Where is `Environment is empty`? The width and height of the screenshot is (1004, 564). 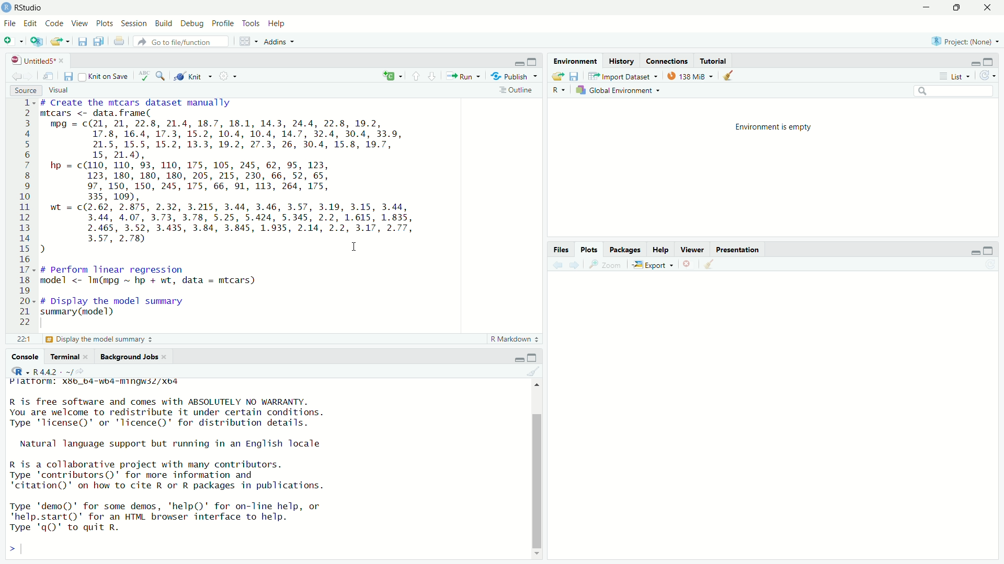
Environment is empty is located at coordinates (774, 127).